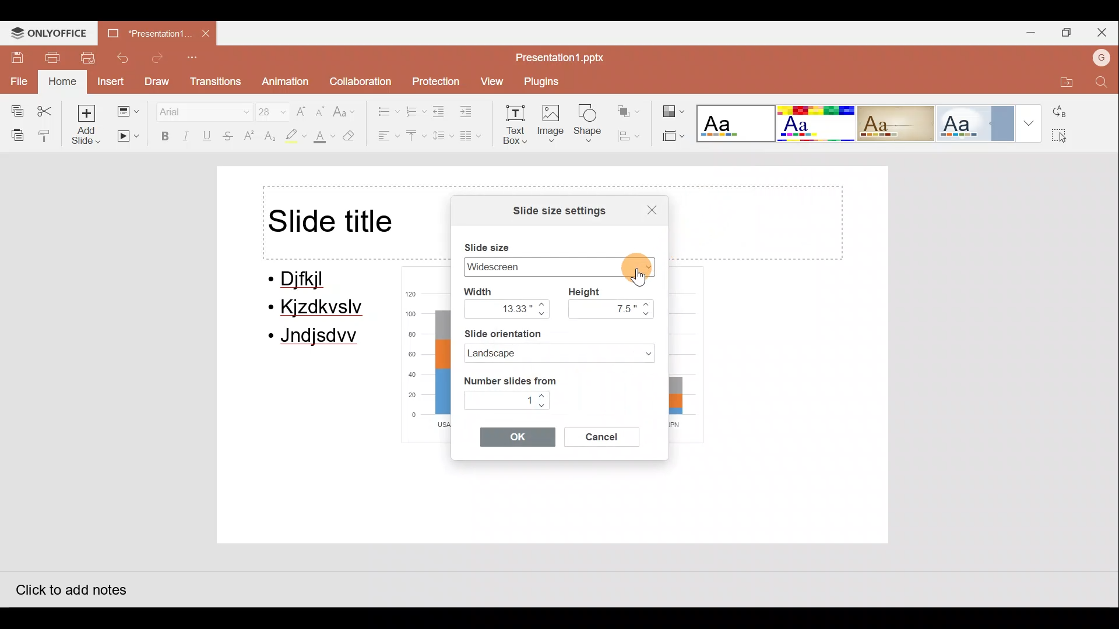 The height and width of the screenshot is (629, 1119). What do you see at coordinates (50, 32) in the screenshot?
I see `ONLYOFFICE` at bounding box center [50, 32].